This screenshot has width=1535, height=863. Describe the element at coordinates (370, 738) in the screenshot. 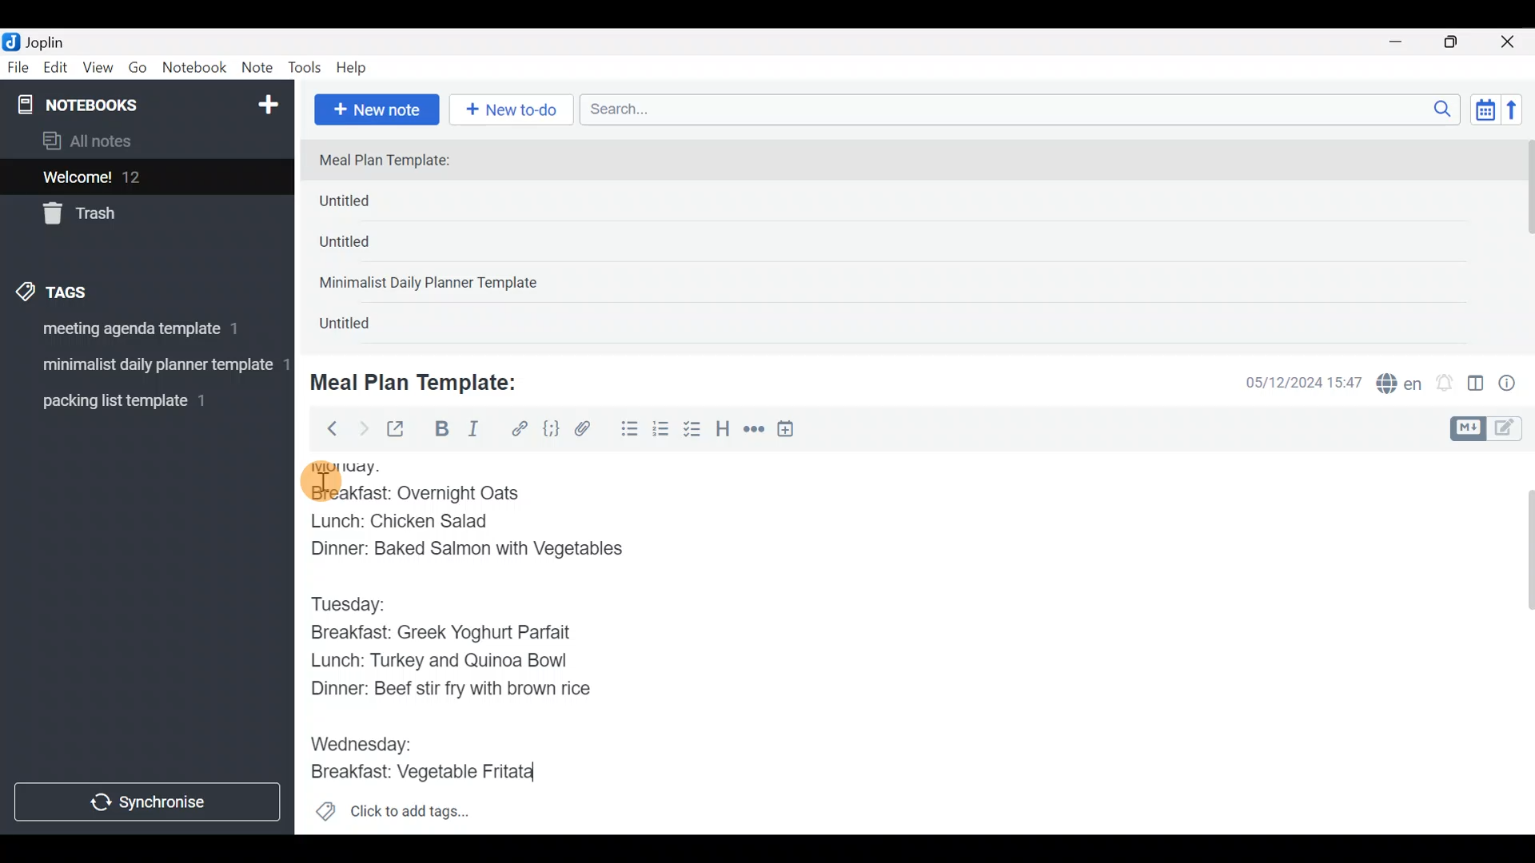

I see `Wednesday:` at that location.